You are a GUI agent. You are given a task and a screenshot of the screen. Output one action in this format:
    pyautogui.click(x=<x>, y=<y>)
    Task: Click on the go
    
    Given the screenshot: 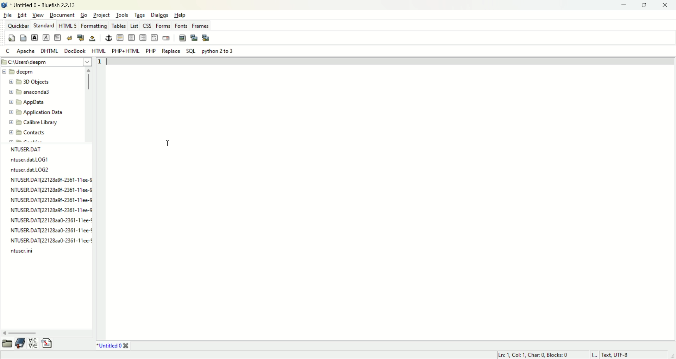 What is the action you would take?
    pyautogui.click(x=83, y=15)
    